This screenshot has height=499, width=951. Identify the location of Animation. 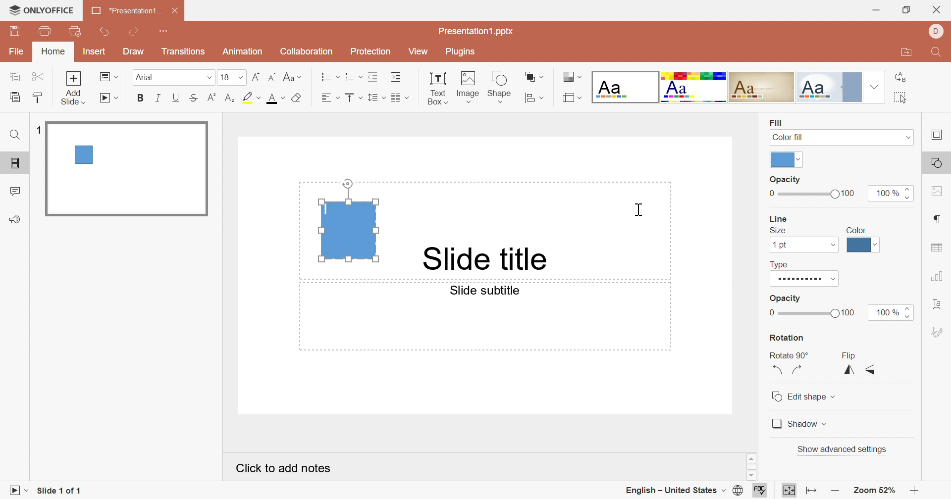
(245, 50).